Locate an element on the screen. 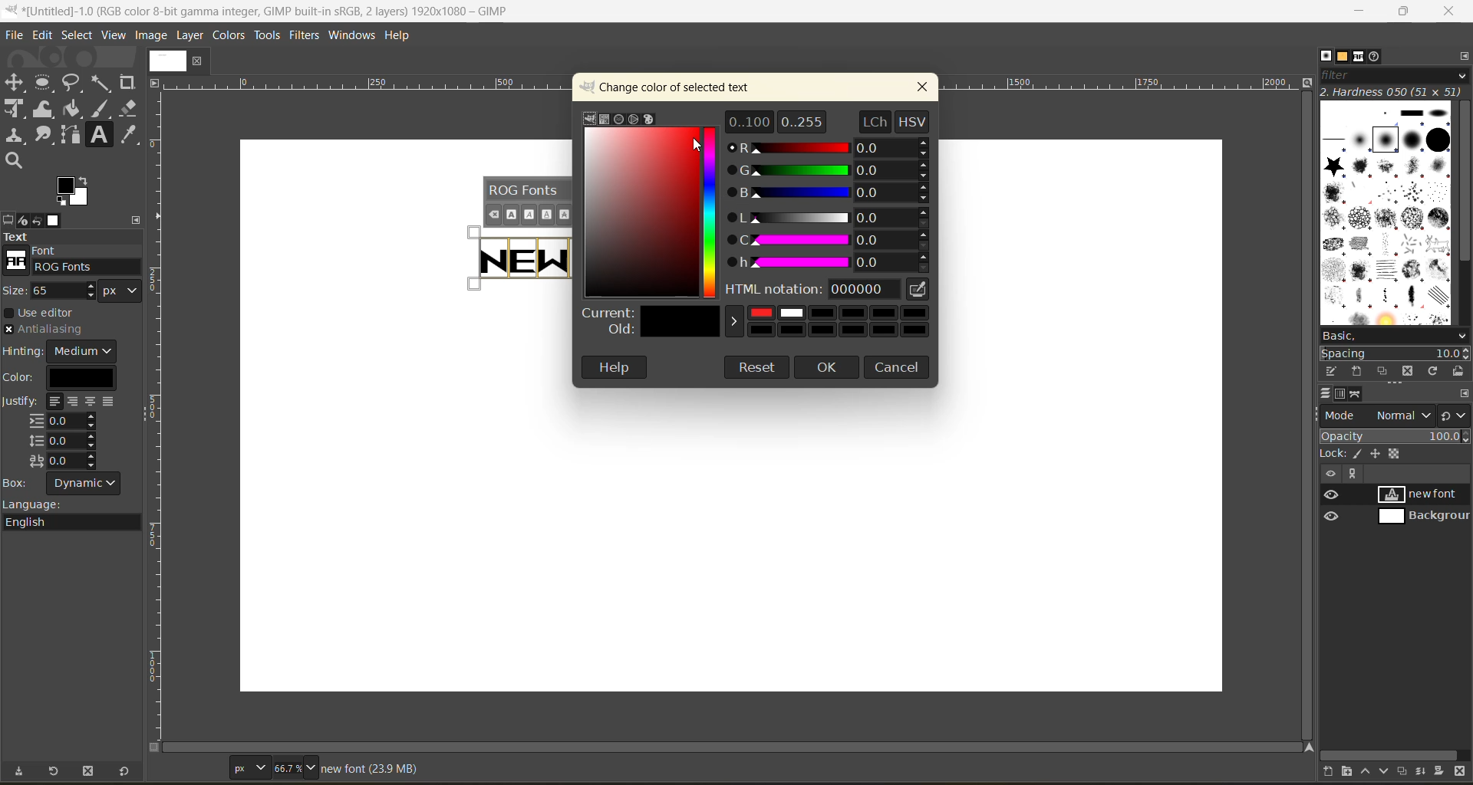 Image resolution: width=1473 pixels, height=785 pixels. image is located at coordinates (153, 37).